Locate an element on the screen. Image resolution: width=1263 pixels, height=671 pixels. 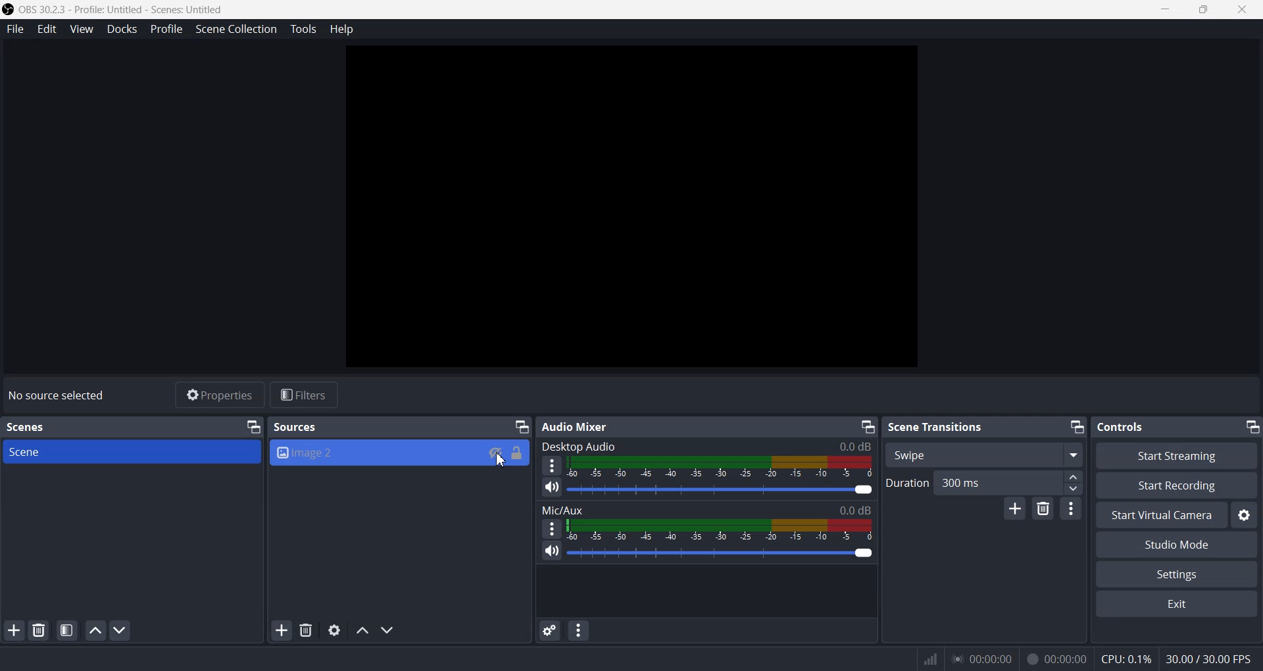
Minimize is located at coordinates (868, 426).